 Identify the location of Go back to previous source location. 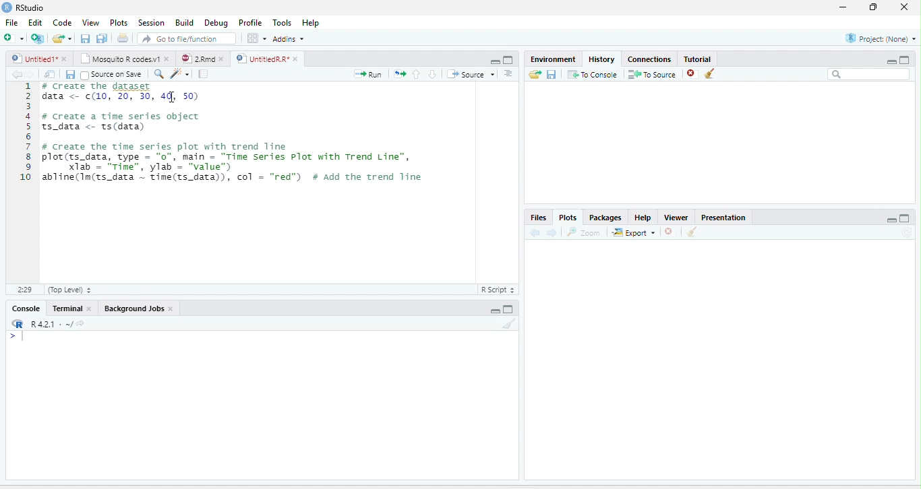
(15, 74).